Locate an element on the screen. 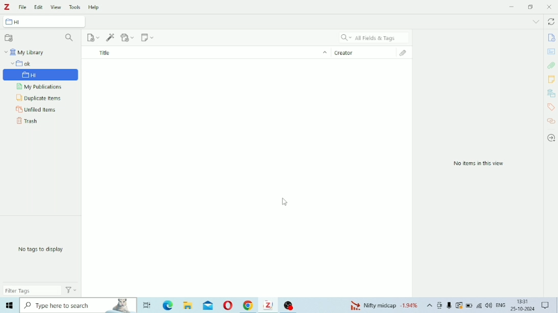  Microsoft Edge is located at coordinates (168, 305).